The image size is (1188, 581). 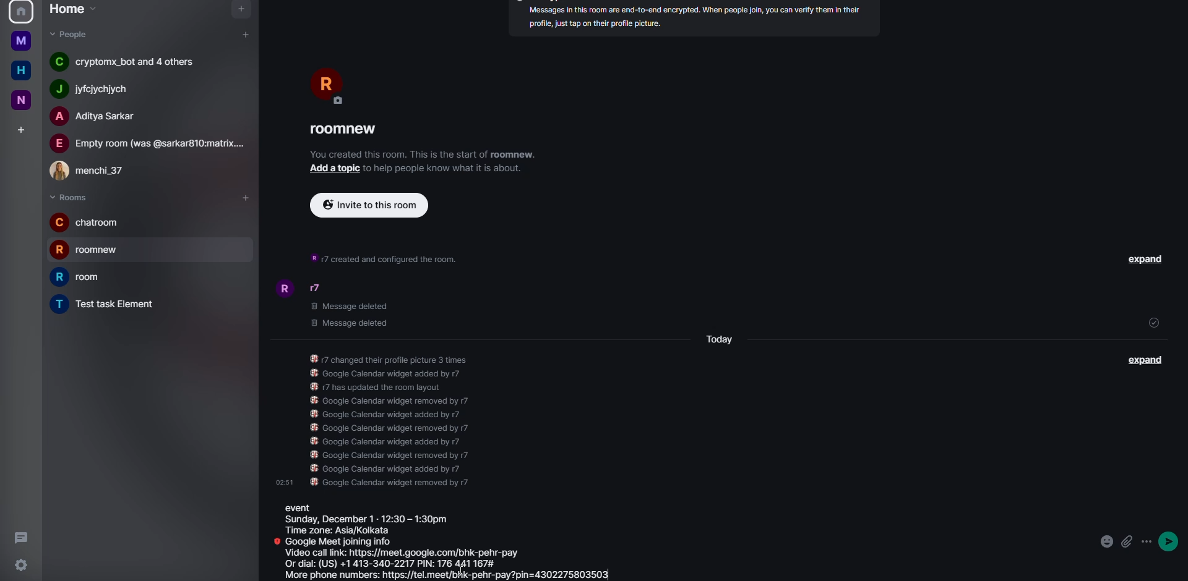 What do you see at coordinates (1144, 360) in the screenshot?
I see `expand` at bounding box center [1144, 360].